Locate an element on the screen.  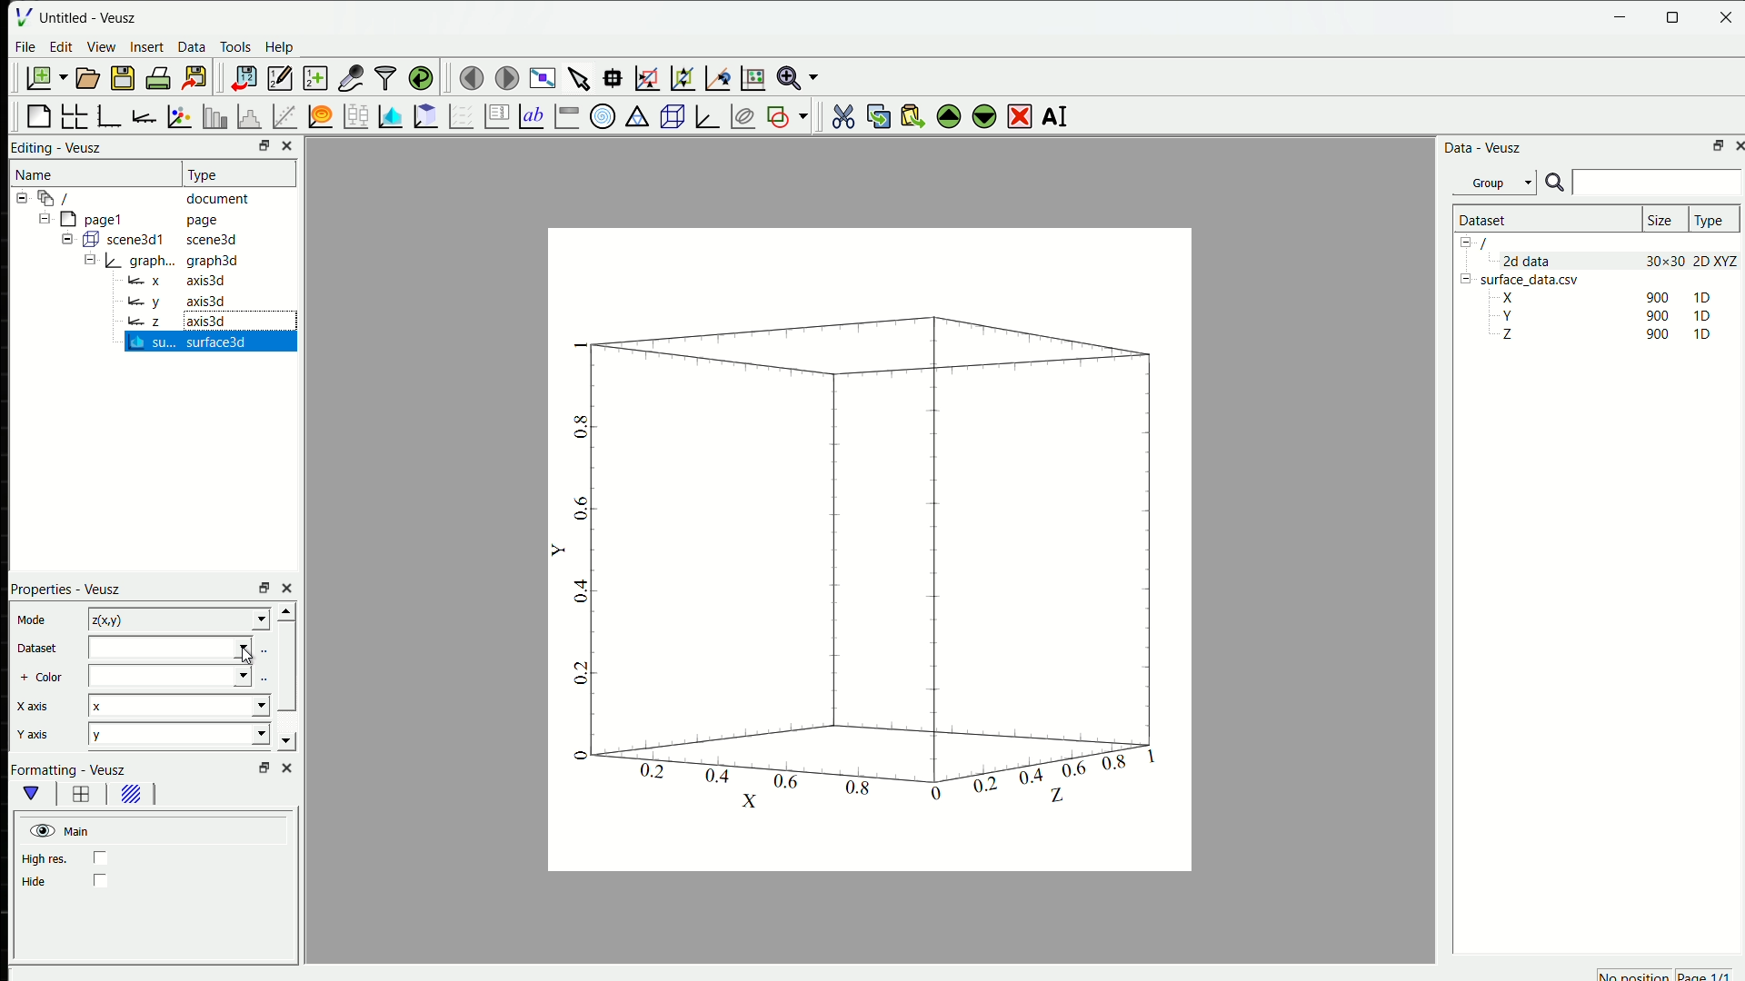
cut the selected widget is located at coordinates (844, 115).